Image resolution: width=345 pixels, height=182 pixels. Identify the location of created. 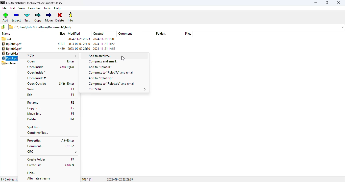
(99, 33).